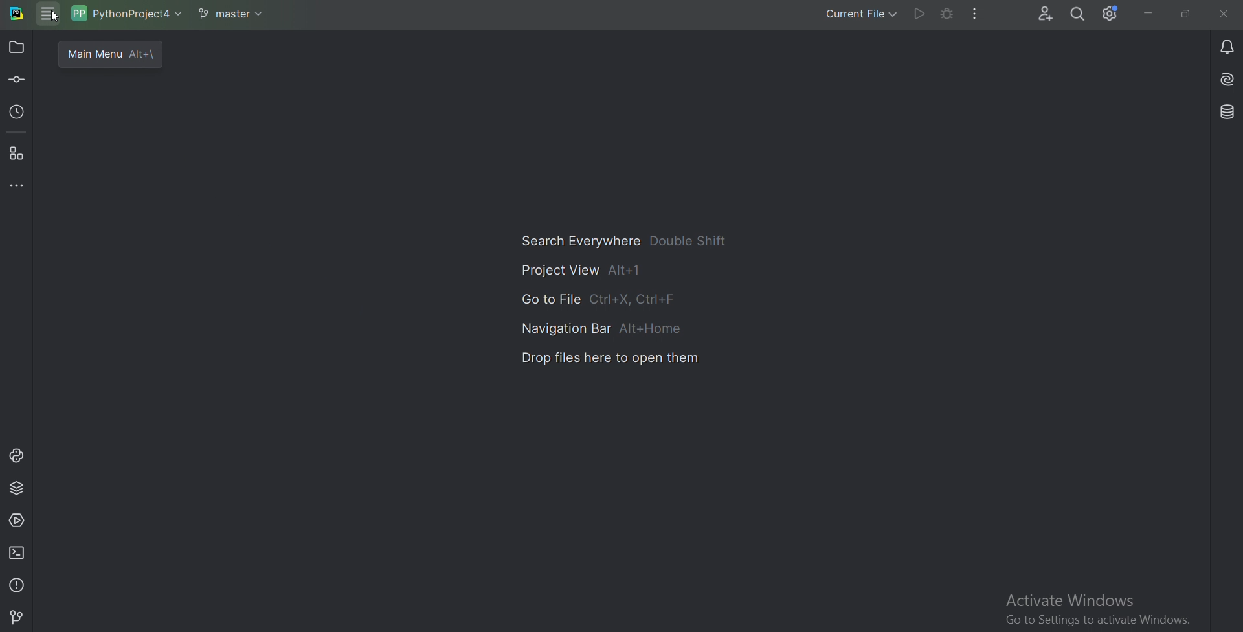 The width and height of the screenshot is (1243, 632). What do you see at coordinates (18, 489) in the screenshot?
I see `Python package` at bounding box center [18, 489].